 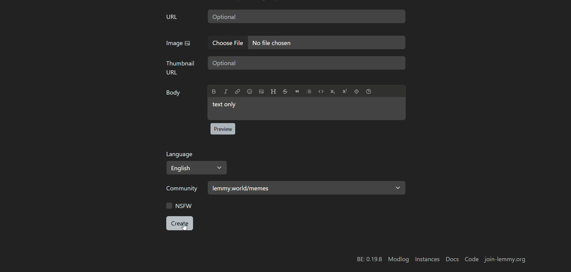 I want to click on text box, so click(x=306, y=109).